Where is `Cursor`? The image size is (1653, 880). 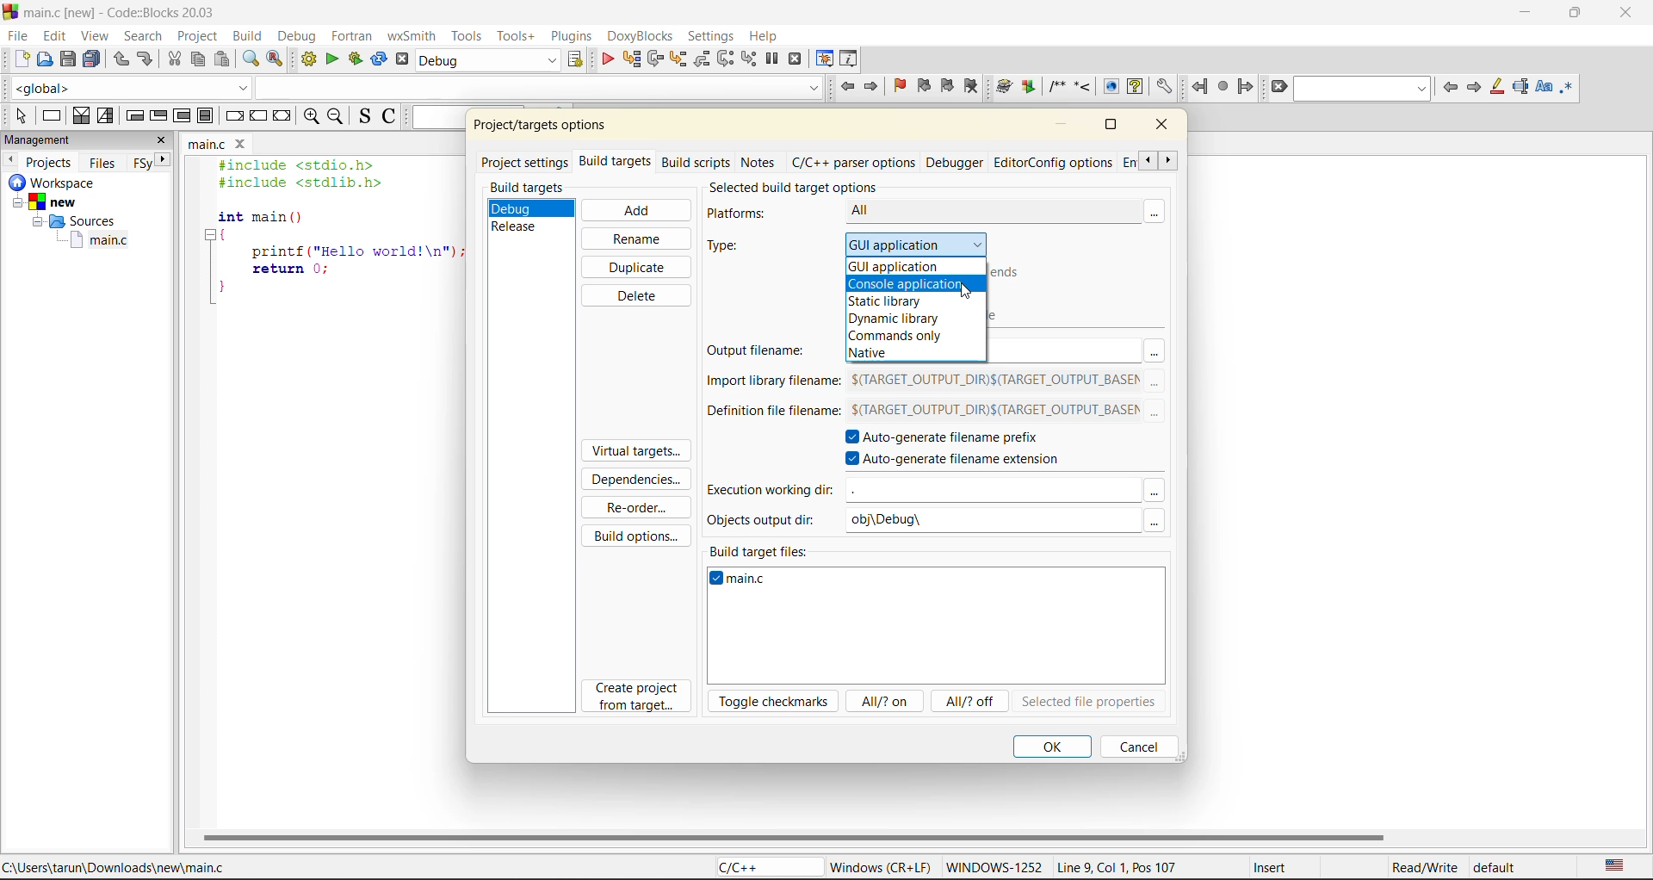 Cursor is located at coordinates (965, 290).